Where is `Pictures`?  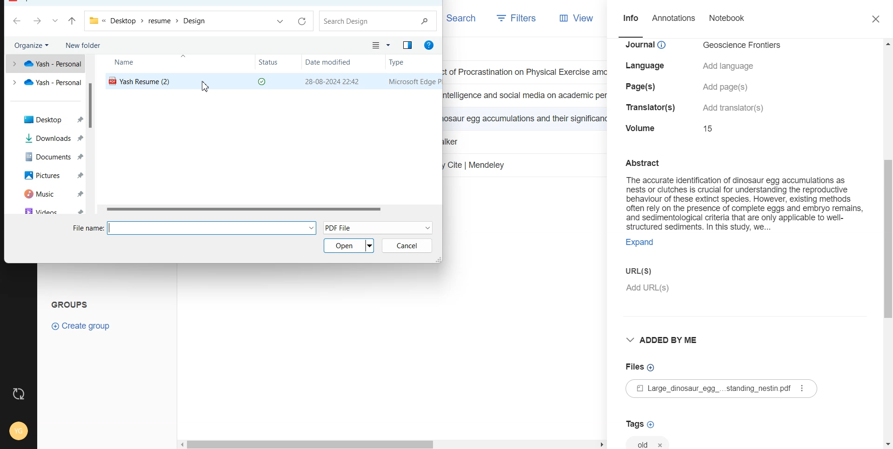
Pictures is located at coordinates (45, 175).